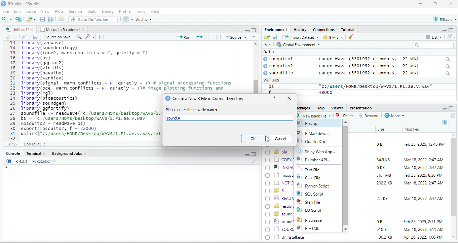 The width and height of the screenshot is (458, 243). I want to click on Feb 25, 2025, 8:36 PM, so click(422, 175).